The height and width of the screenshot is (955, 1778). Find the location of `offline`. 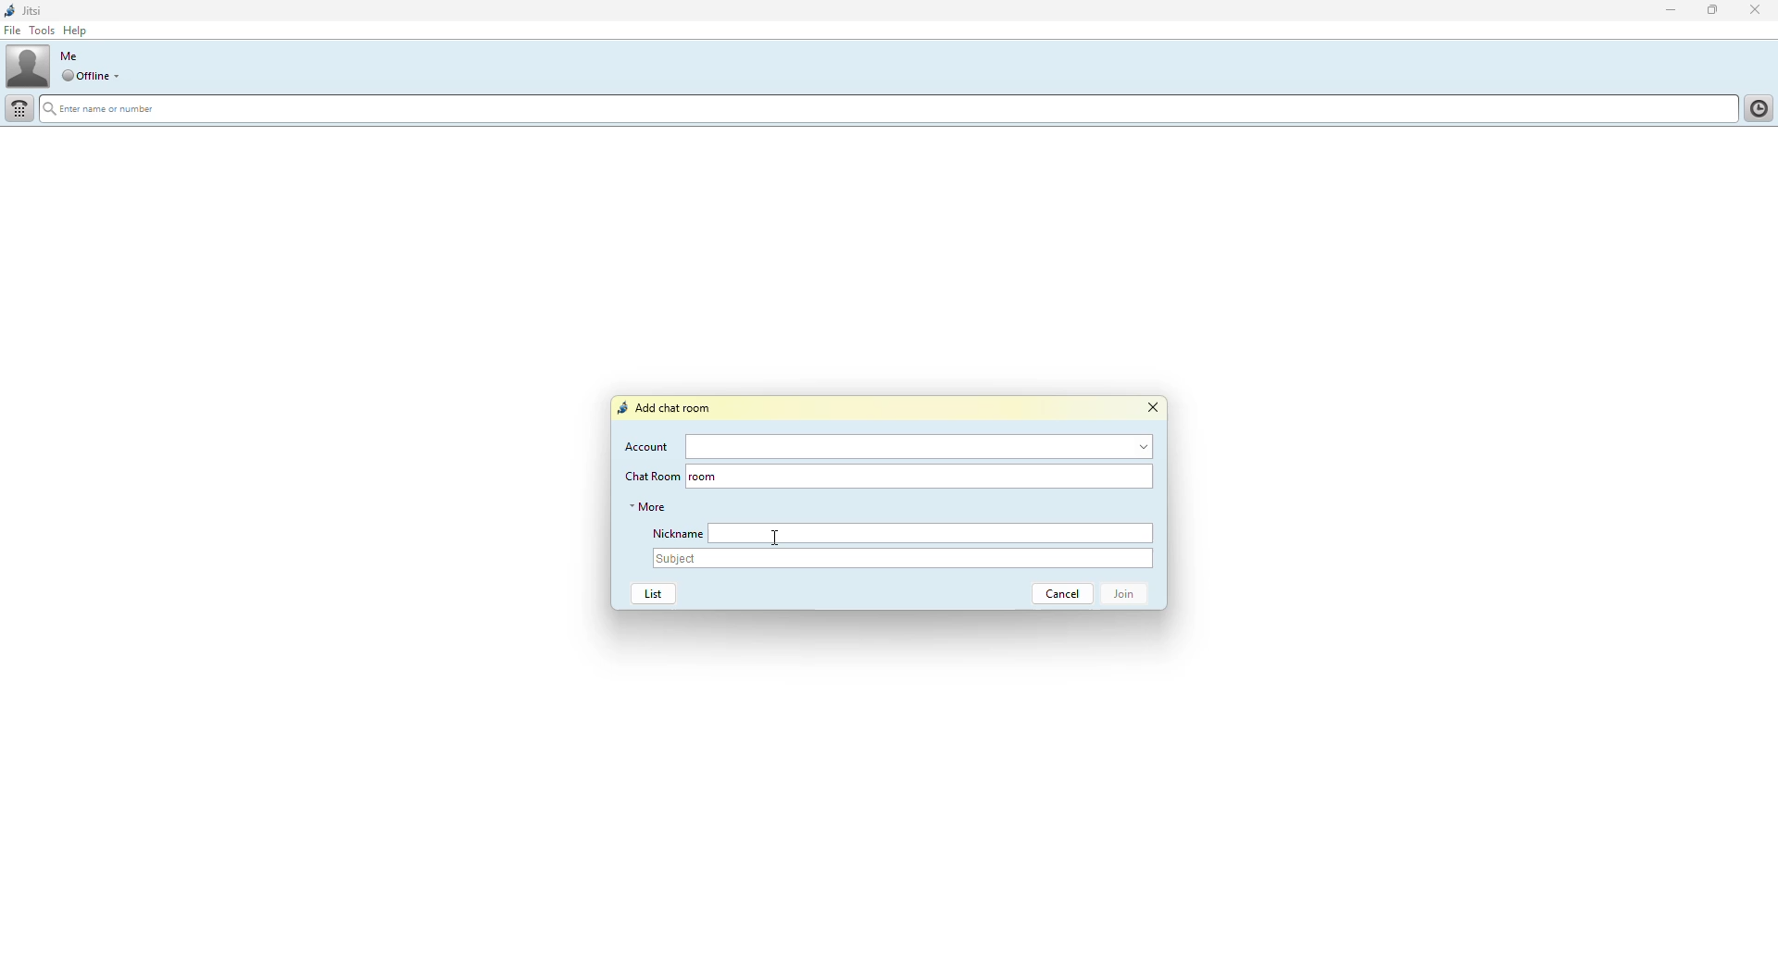

offline is located at coordinates (84, 76).